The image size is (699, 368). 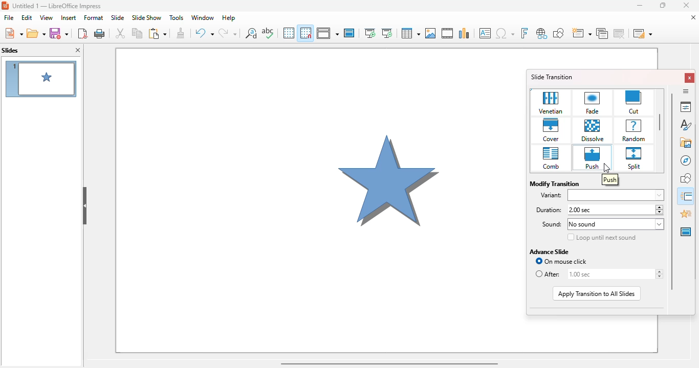 I want to click on insert special characters, so click(x=505, y=33).